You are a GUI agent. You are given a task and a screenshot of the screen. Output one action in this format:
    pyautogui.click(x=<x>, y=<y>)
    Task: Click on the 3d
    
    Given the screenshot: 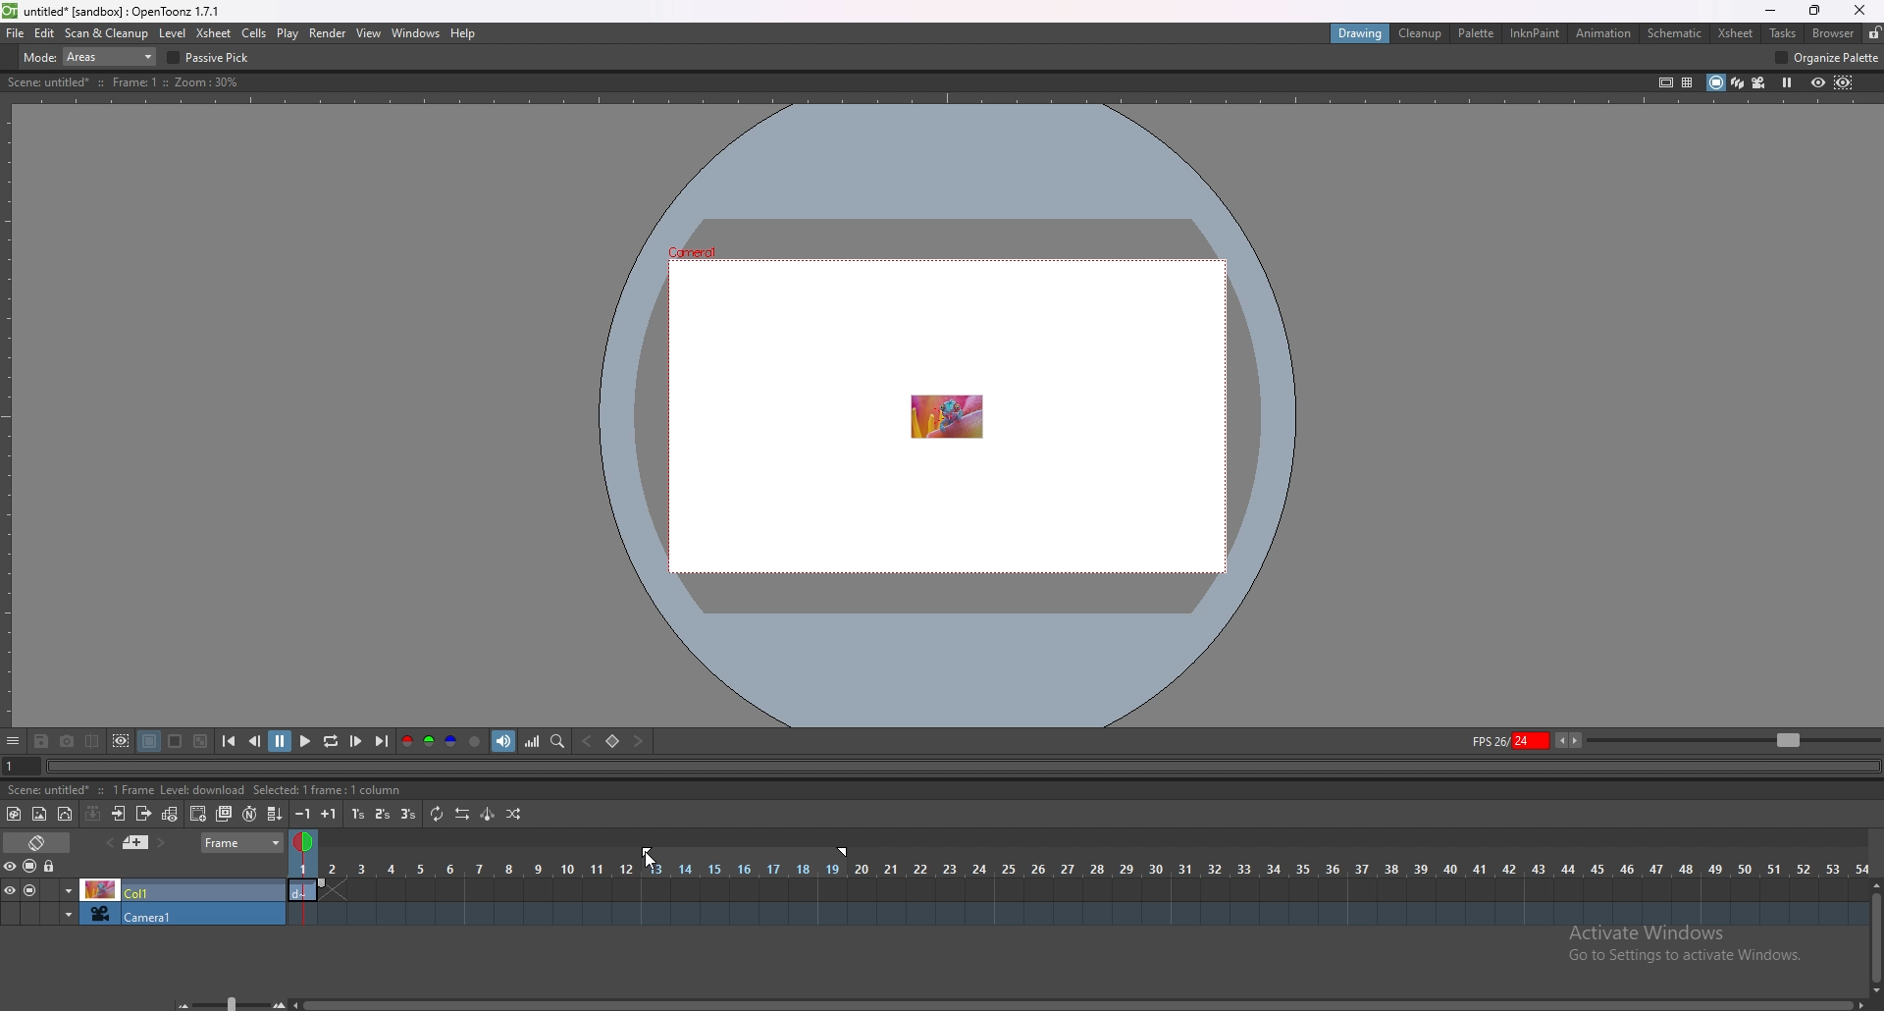 What is the action you would take?
    pyautogui.click(x=1738, y=81)
    